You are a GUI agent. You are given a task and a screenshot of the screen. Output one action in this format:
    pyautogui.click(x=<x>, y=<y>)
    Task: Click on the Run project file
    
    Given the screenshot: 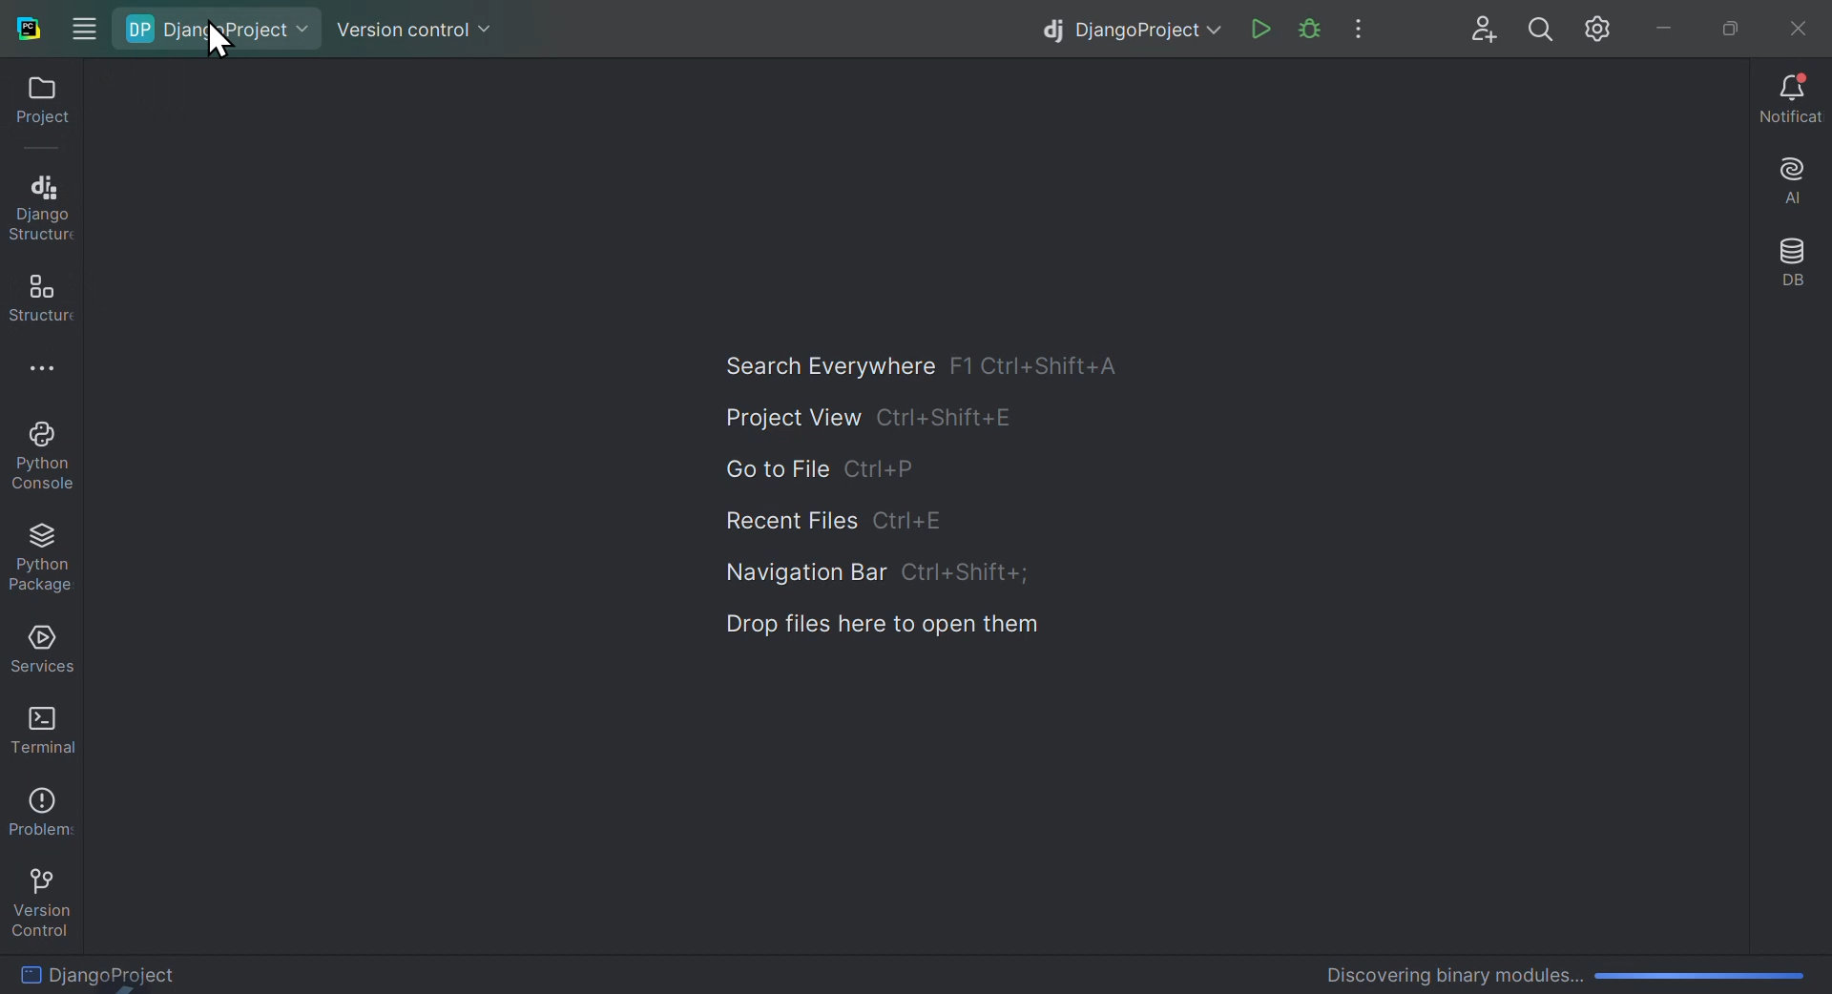 What is the action you would take?
    pyautogui.click(x=1308, y=30)
    